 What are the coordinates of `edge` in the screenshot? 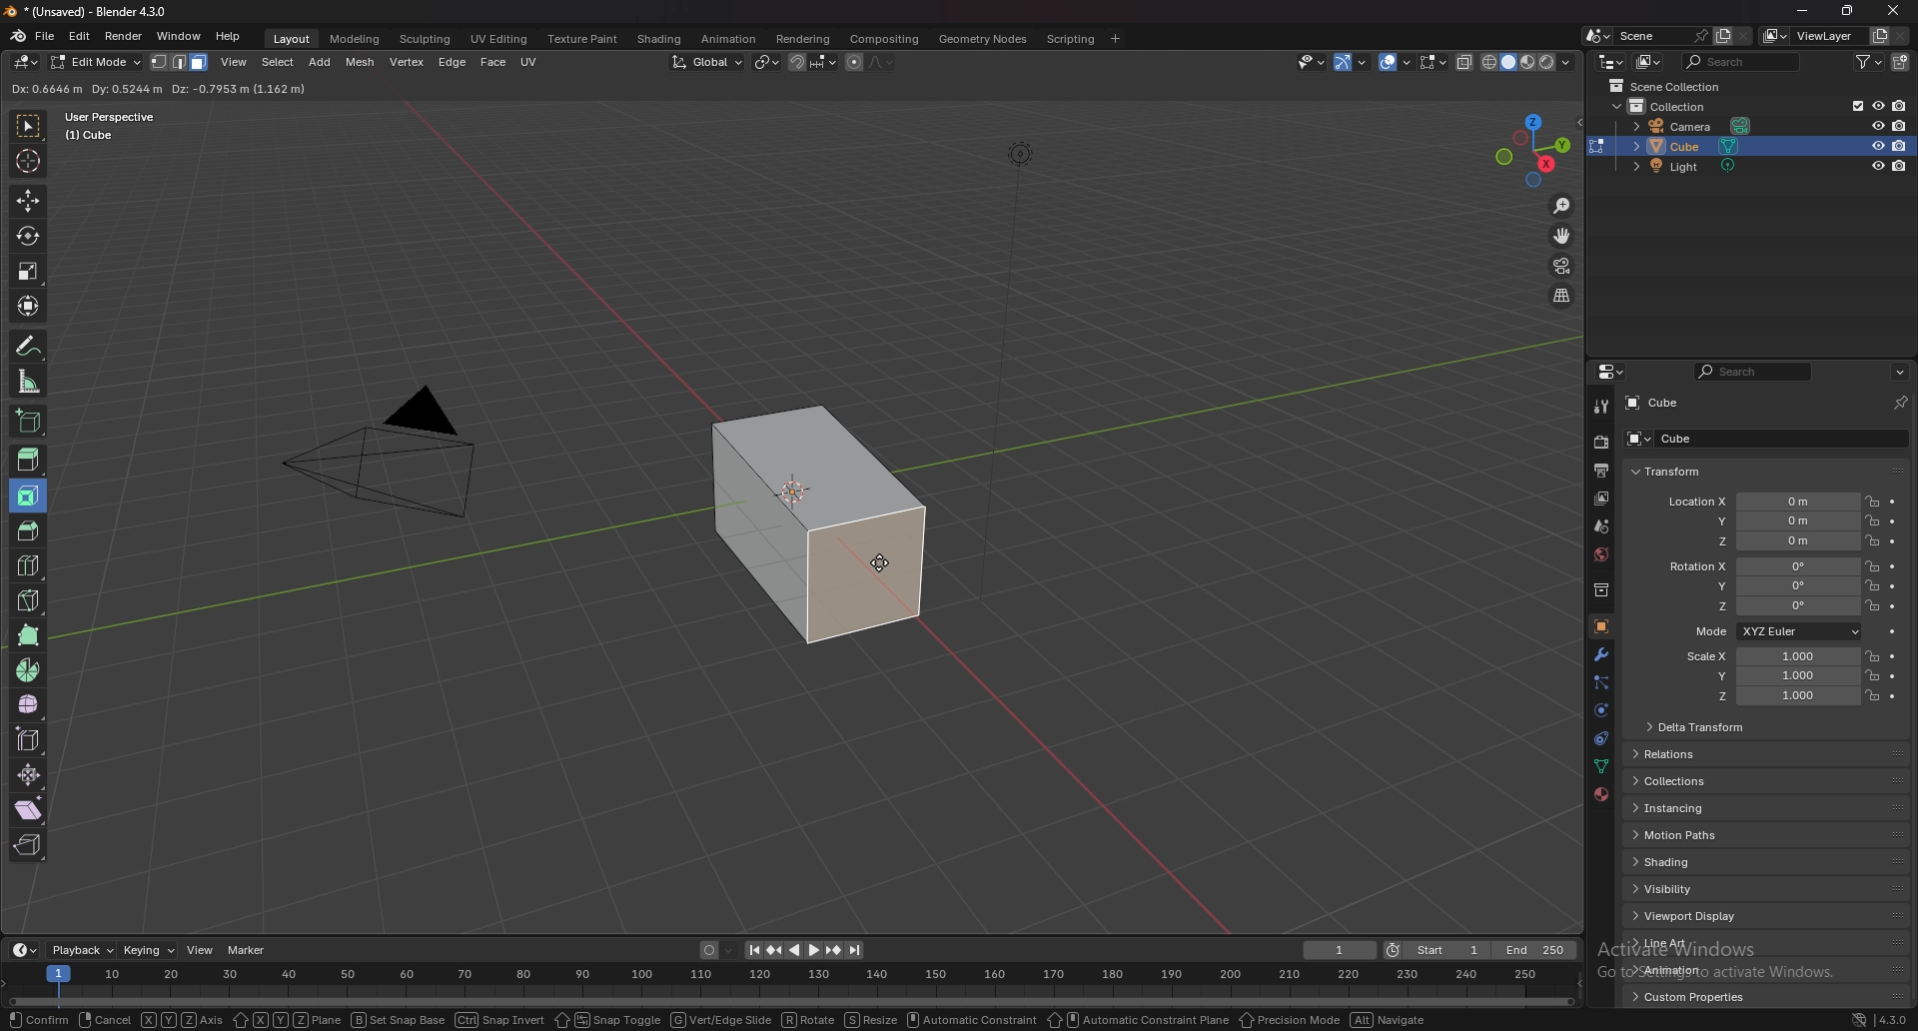 It's located at (453, 62).